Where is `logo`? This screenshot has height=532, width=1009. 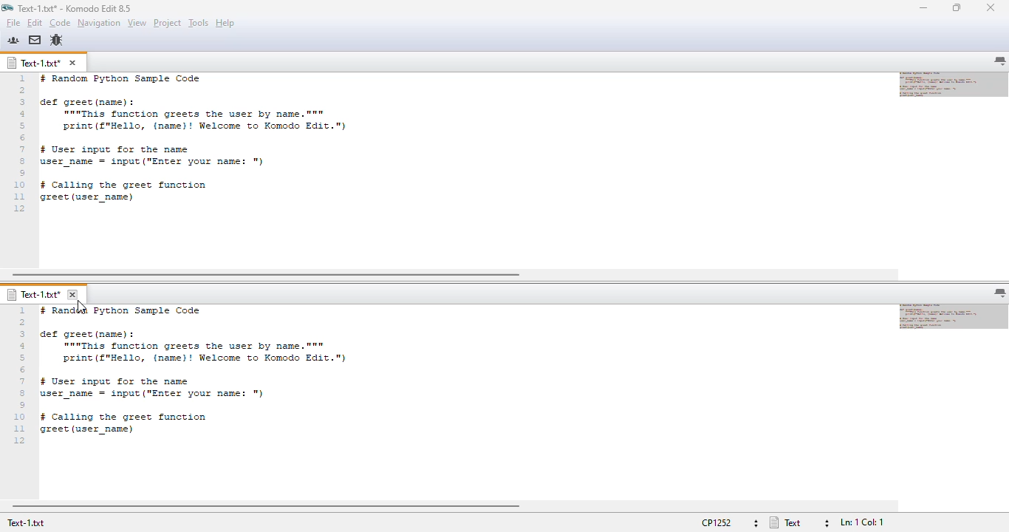
logo is located at coordinates (7, 7).